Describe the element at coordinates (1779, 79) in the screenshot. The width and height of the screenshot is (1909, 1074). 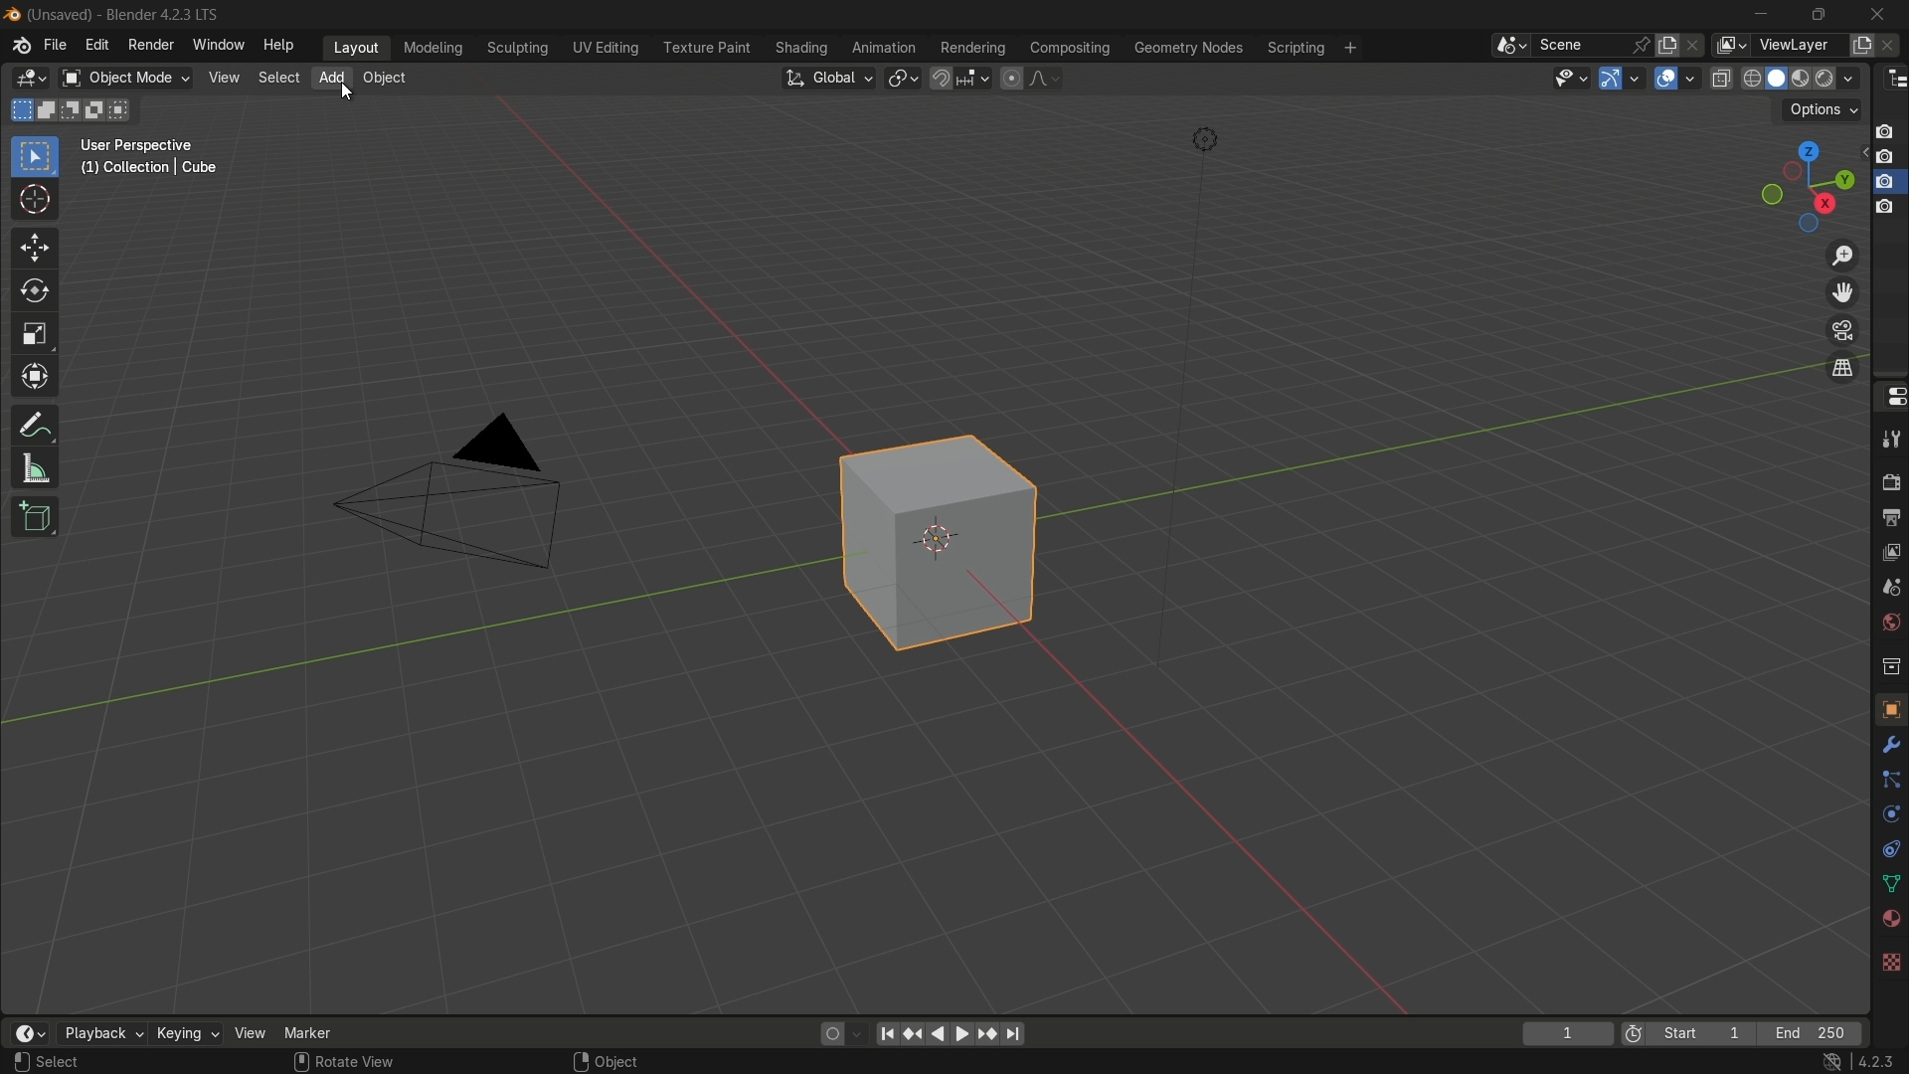
I see `solid` at that location.